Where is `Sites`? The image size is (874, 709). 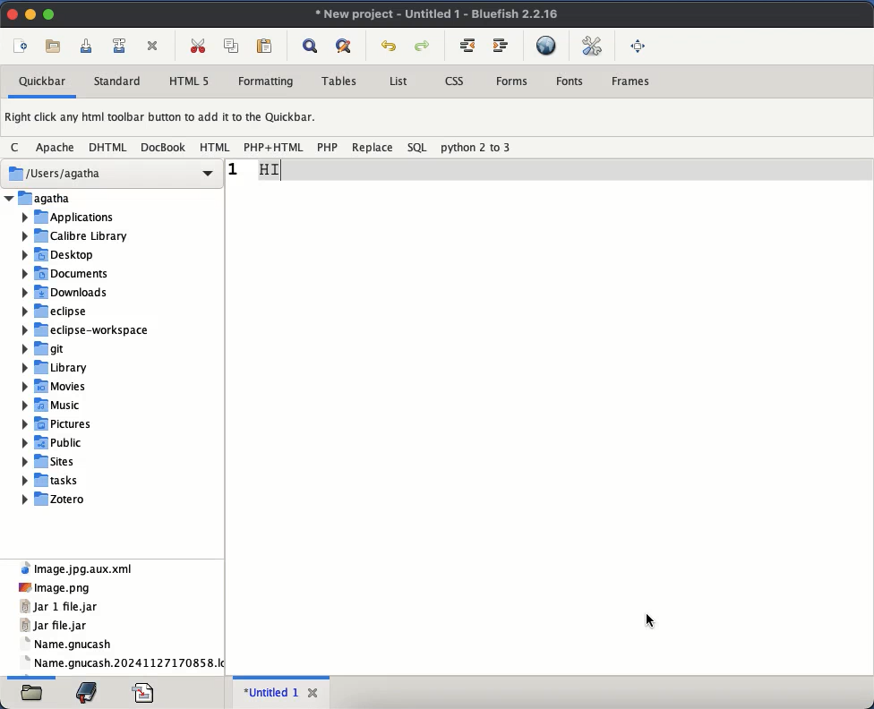
Sites is located at coordinates (47, 461).